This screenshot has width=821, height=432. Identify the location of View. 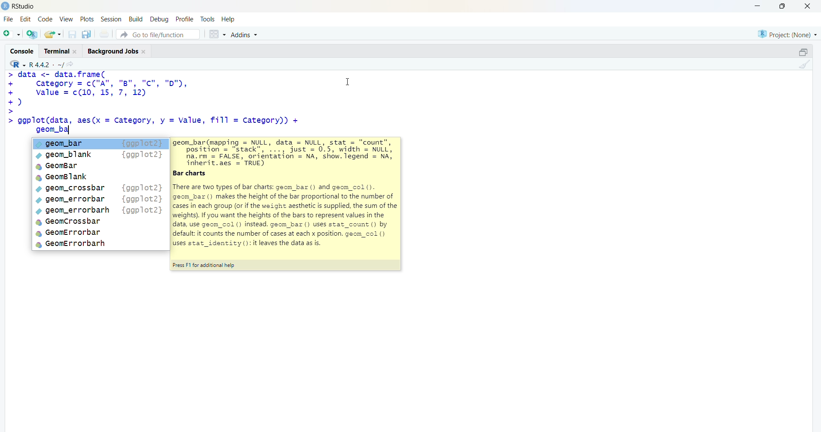
(67, 19).